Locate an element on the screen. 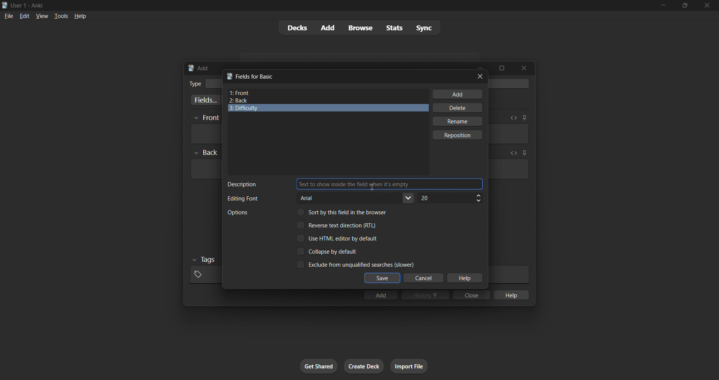  back field is located at coordinates (325, 101).